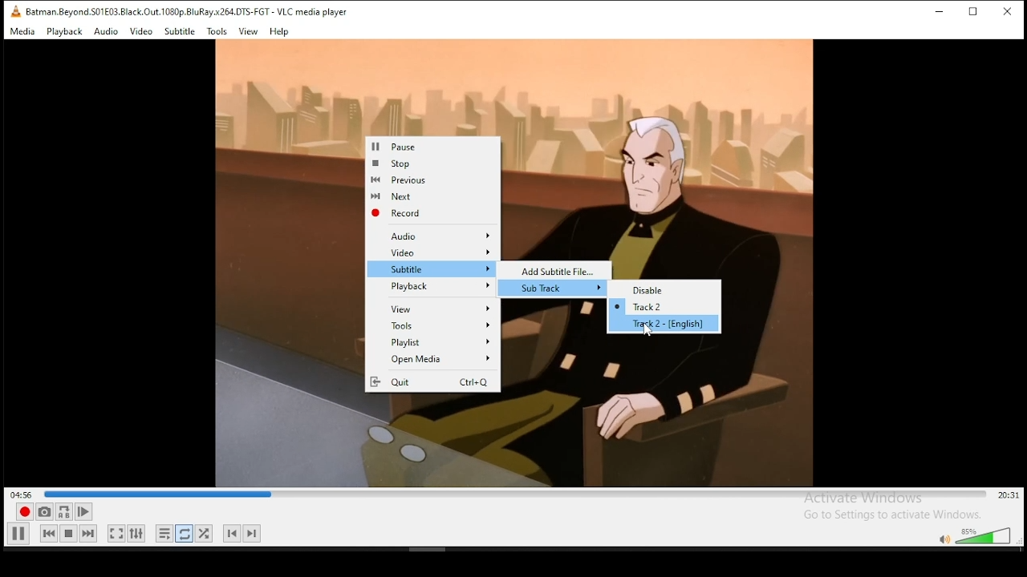  I want to click on Quit, so click(432, 382).